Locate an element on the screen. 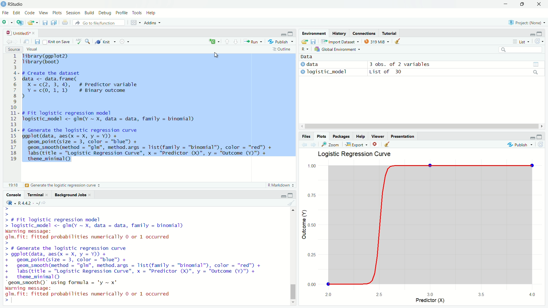  Clear all plots is located at coordinates (388, 144).